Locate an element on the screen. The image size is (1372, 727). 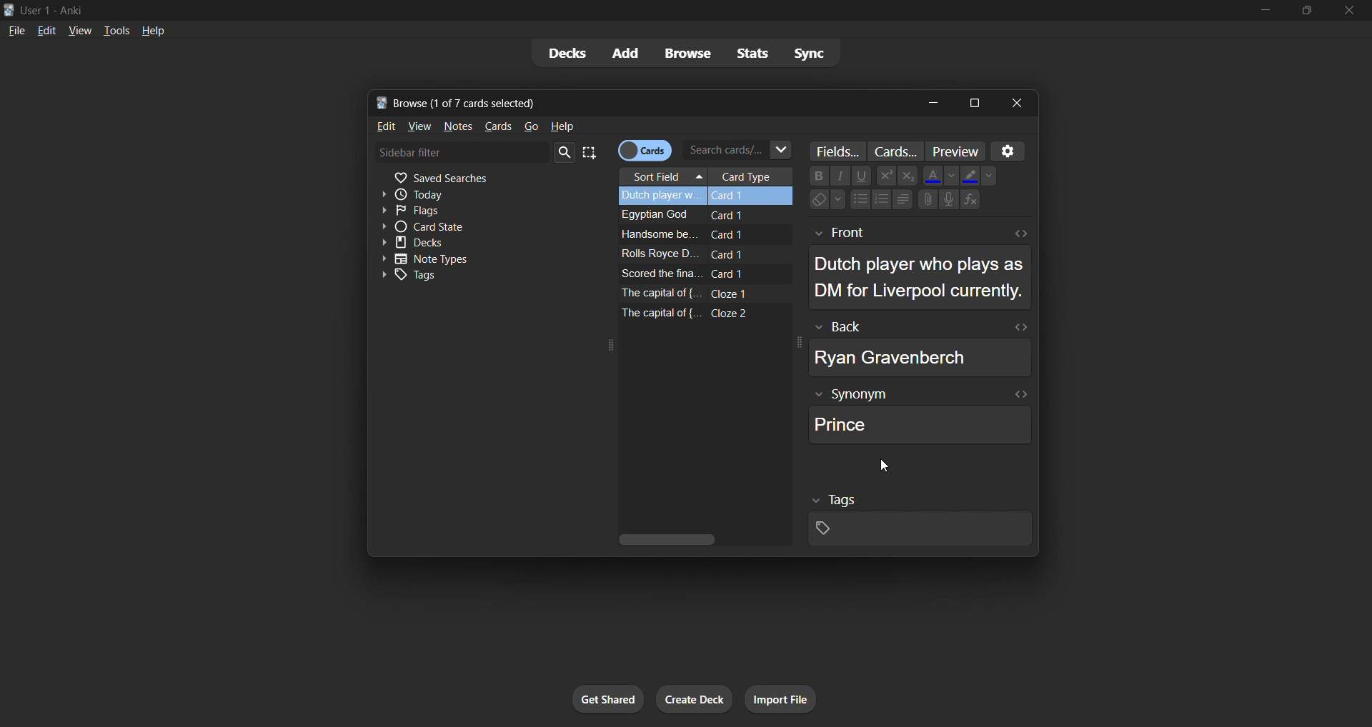
today filter toggle is located at coordinates (480, 195).